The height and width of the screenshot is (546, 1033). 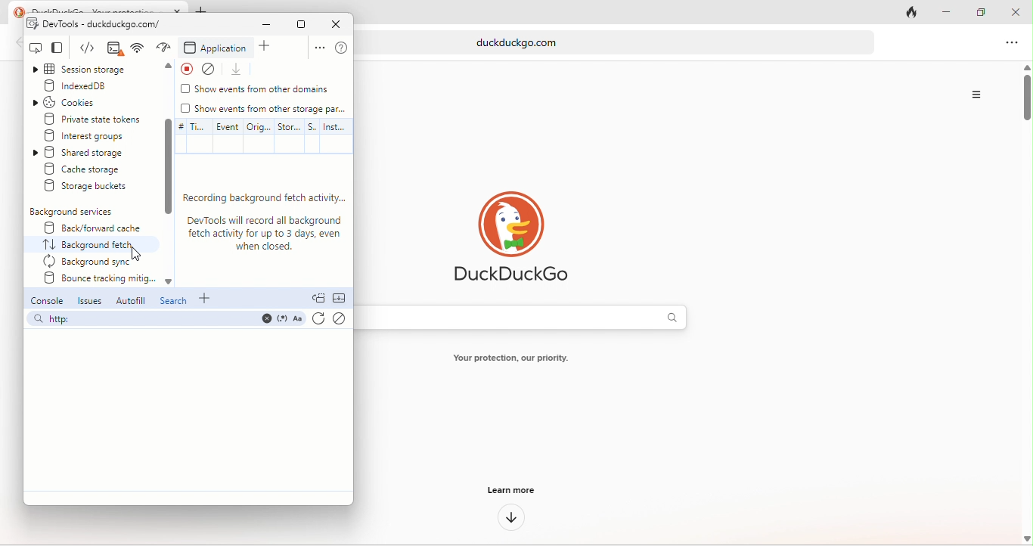 I want to click on origin, so click(x=260, y=135).